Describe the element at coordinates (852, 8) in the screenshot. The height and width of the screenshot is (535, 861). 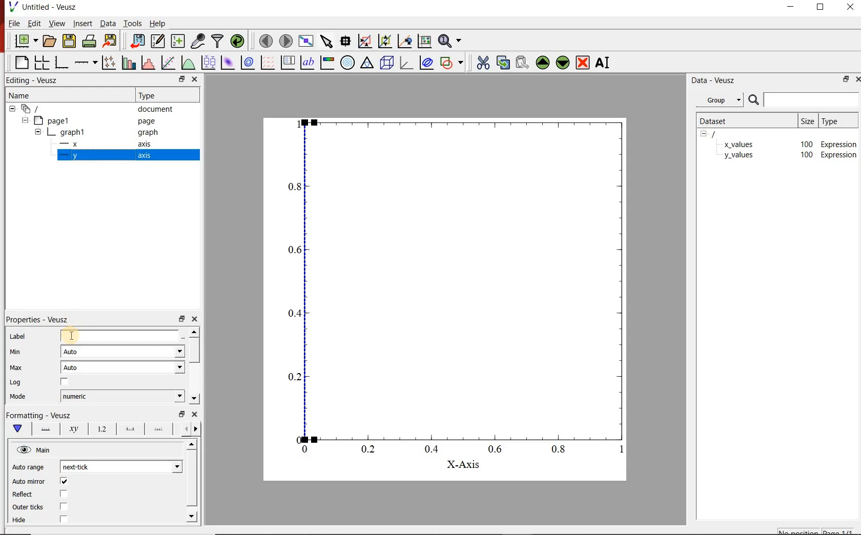
I see `close` at that location.